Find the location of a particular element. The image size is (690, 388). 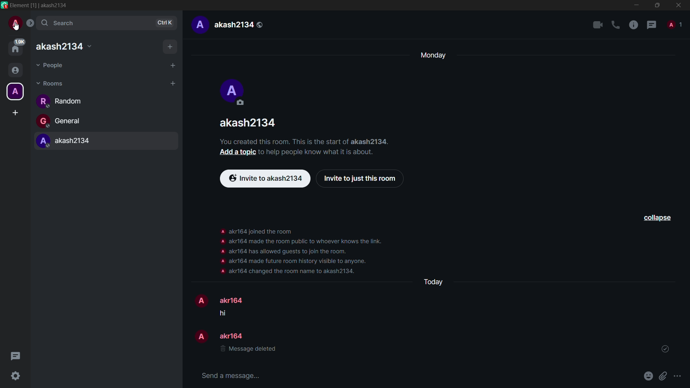

profile icon is located at coordinates (14, 92).